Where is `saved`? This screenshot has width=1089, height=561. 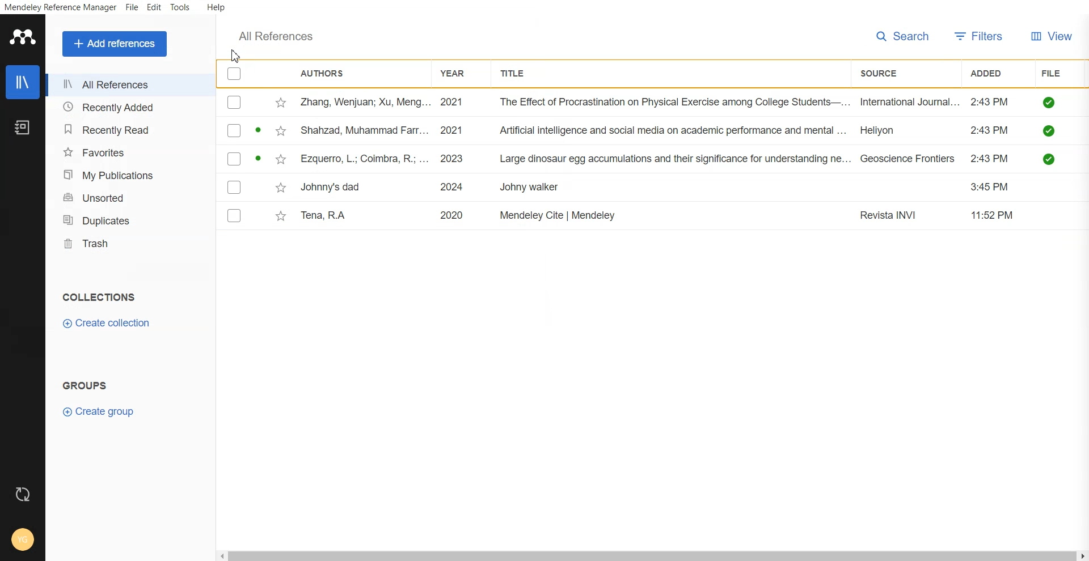 saved is located at coordinates (1050, 130).